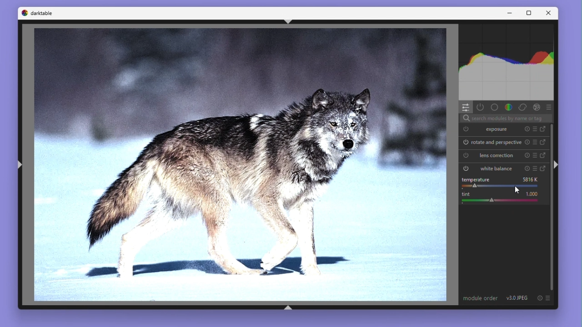 The width and height of the screenshot is (582, 327). What do you see at coordinates (526, 129) in the screenshot?
I see `Reset` at bounding box center [526, 129].